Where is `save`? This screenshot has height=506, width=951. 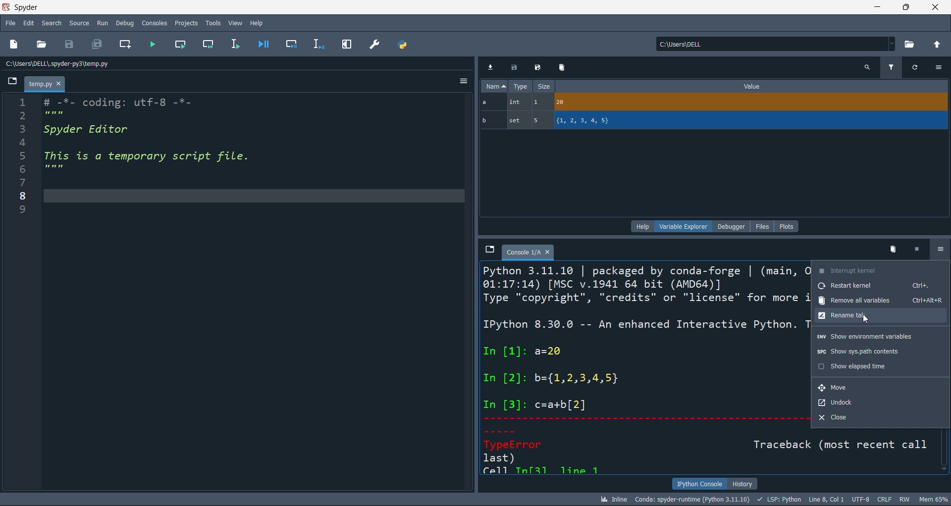 save is located at coordinates (72, 44).